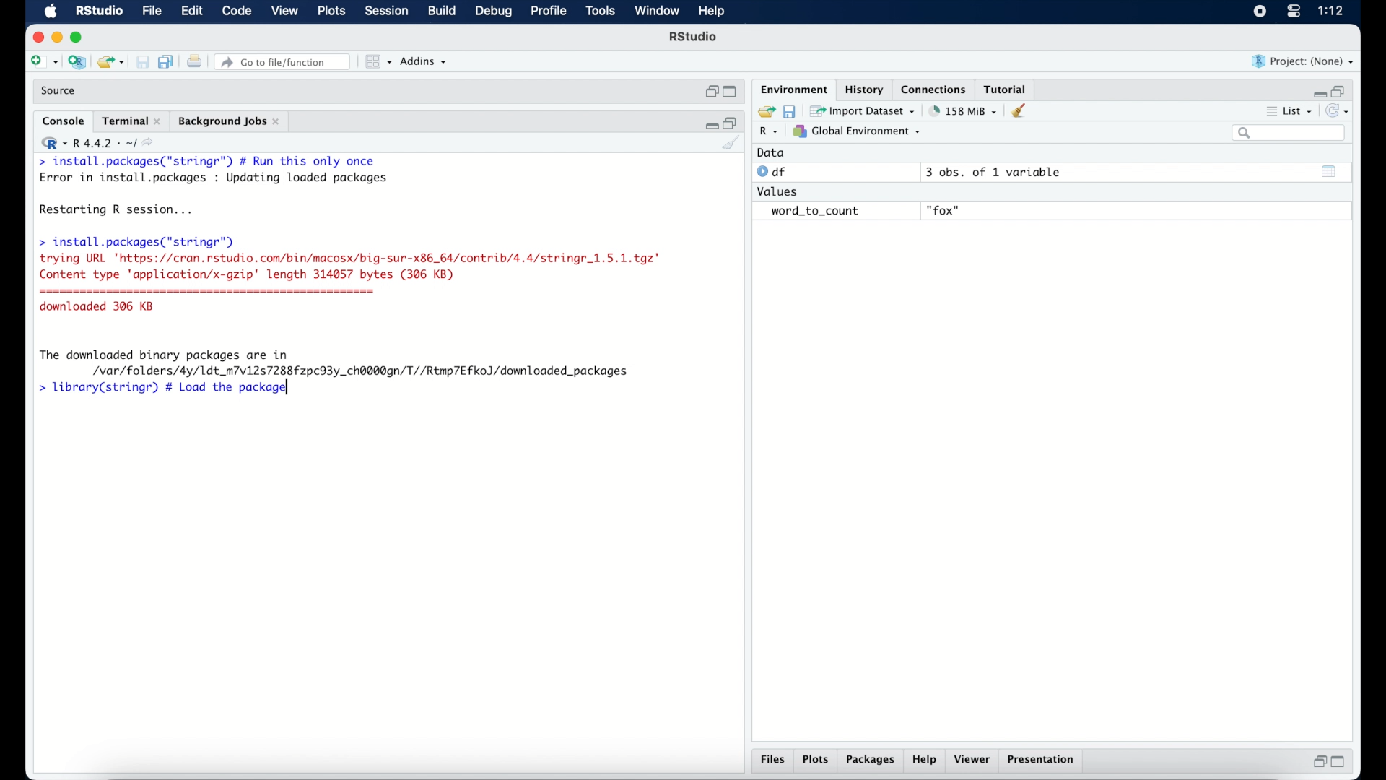 Image resolution: width=1386 pixels, height=780 pixels. Describe the element at coordinates (1330, 171) in the screenshot. I see `show output window` at that location.